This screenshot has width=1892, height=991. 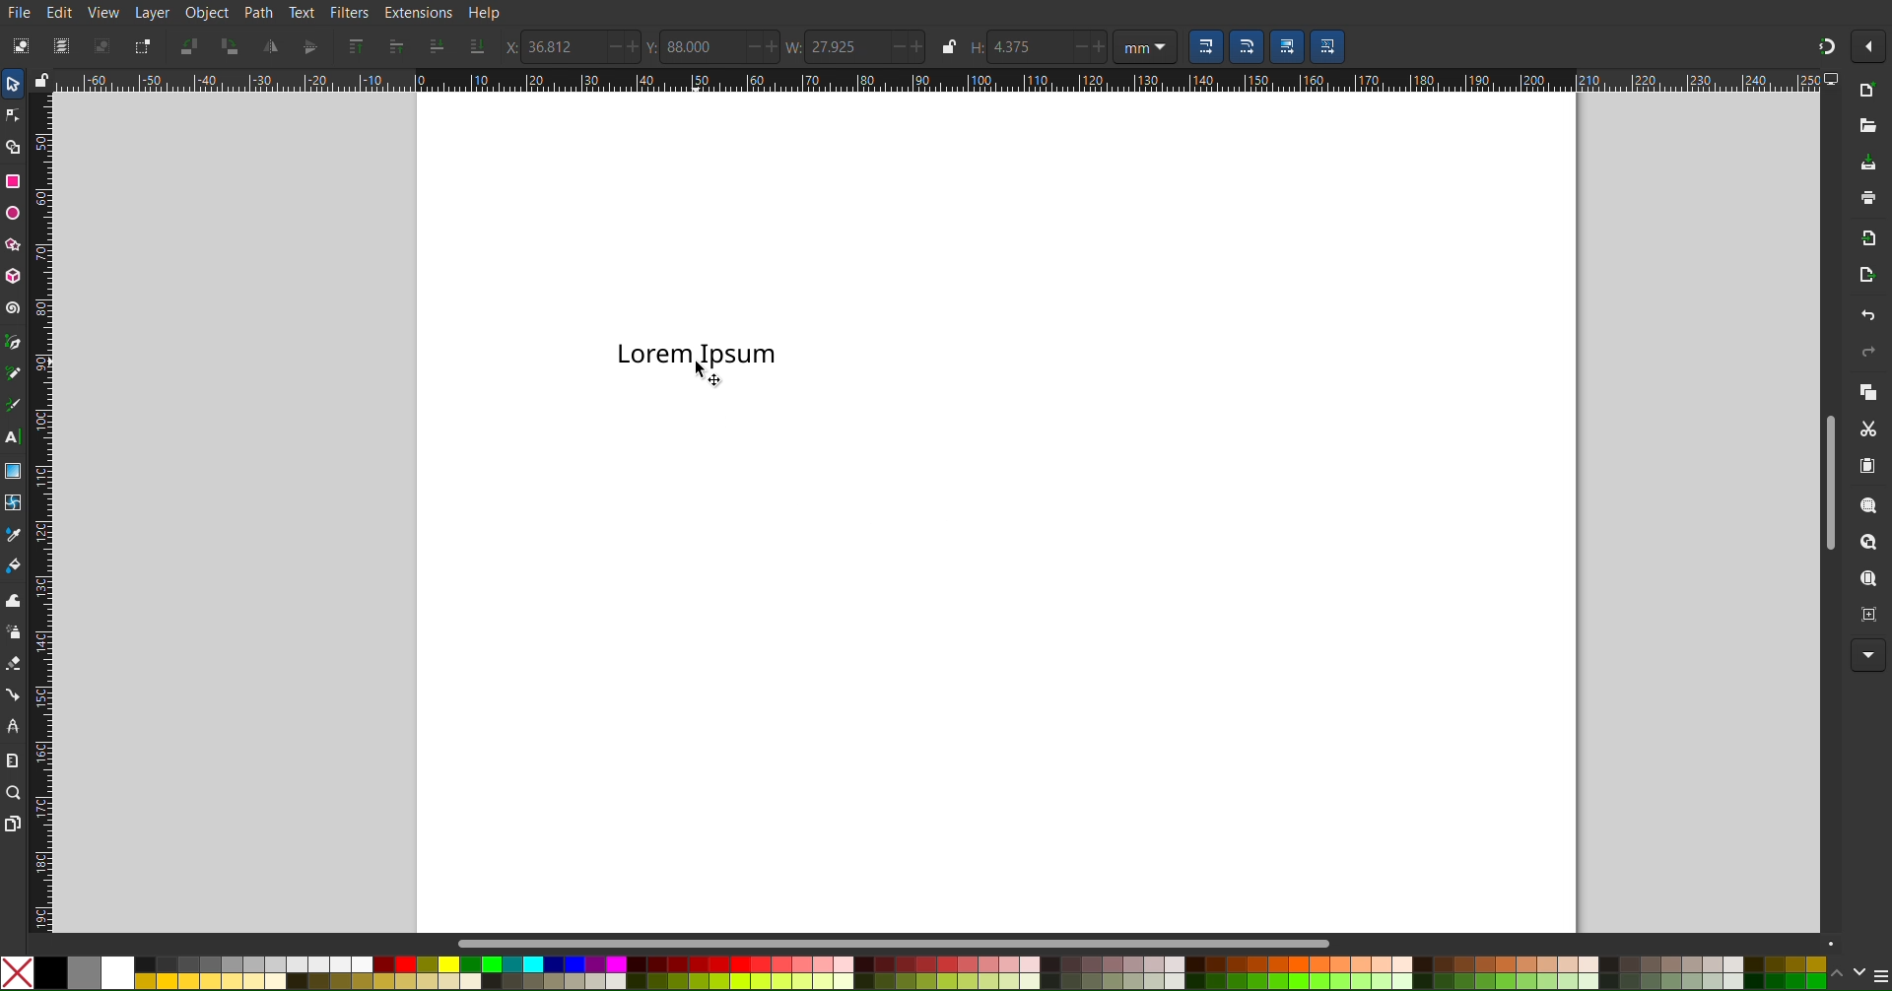 What do you see at coordinates (1863, 235) in the screenshot?
I see `Import BitMap` at bounding box center [1863, 235].